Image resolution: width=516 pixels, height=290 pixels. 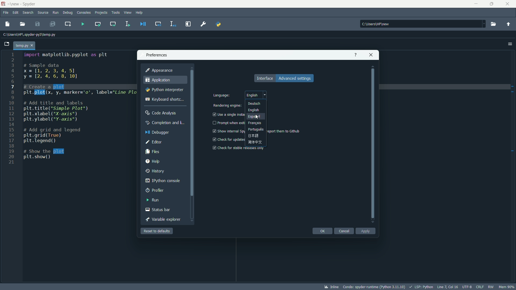 What do you see at coordinates (420, 287) in the screenshot?
I see `lsp:python` at bounding box center [420, 287].